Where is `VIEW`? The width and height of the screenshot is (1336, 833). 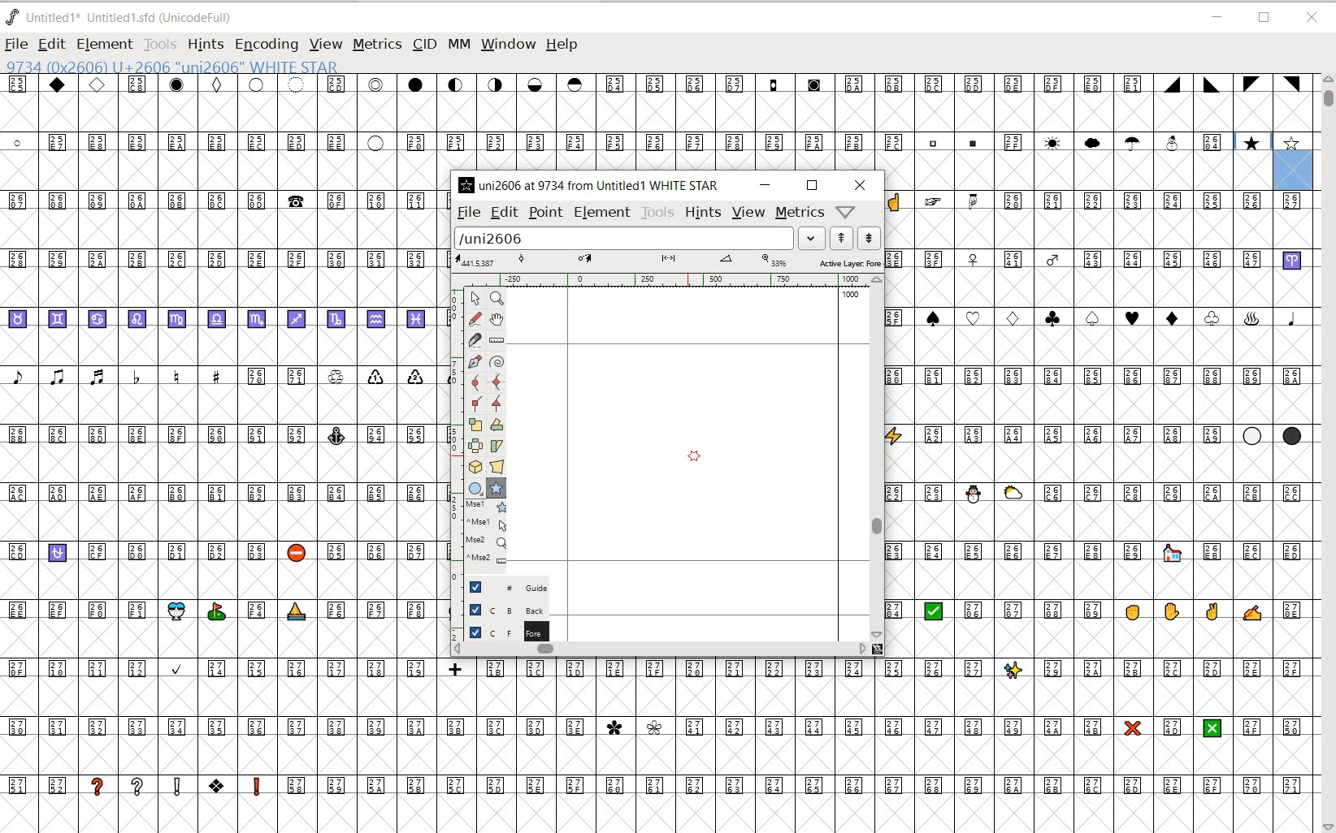 VIEW is located at coordinates (748, 214).